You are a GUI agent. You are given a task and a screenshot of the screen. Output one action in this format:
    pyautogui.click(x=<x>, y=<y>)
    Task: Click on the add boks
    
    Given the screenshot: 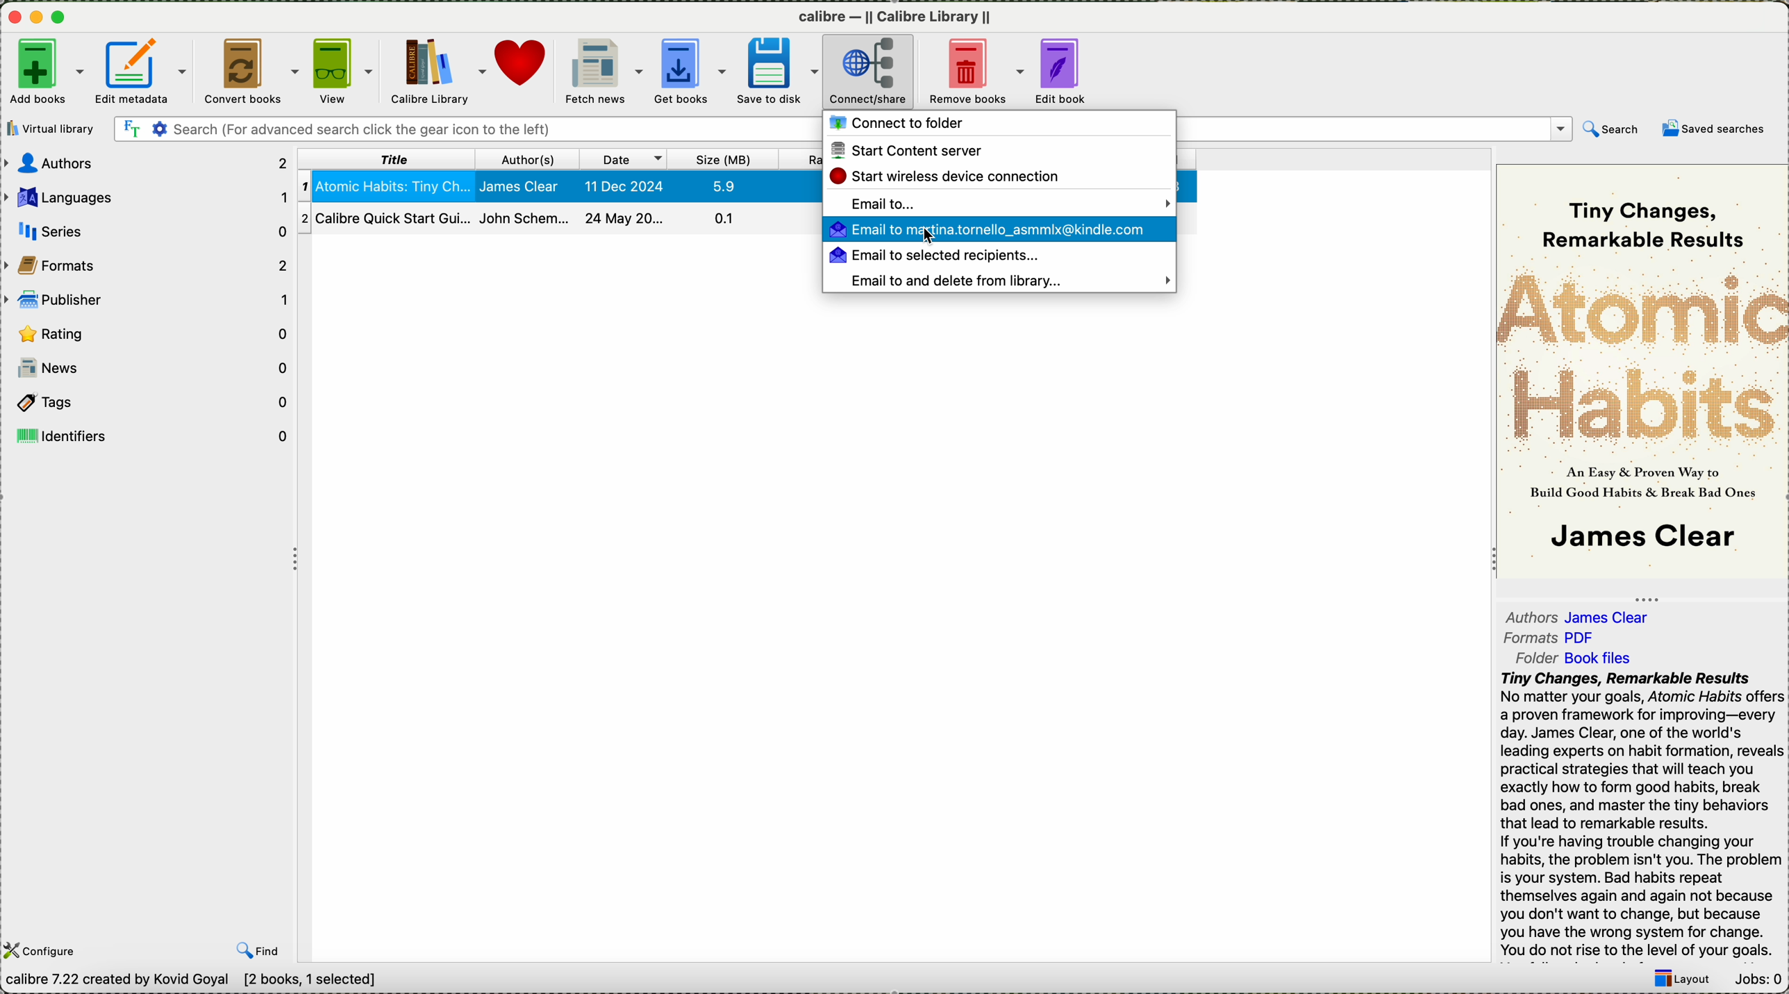 What is the action you would take?
    pyautogui.click(x=47, y=72)
    